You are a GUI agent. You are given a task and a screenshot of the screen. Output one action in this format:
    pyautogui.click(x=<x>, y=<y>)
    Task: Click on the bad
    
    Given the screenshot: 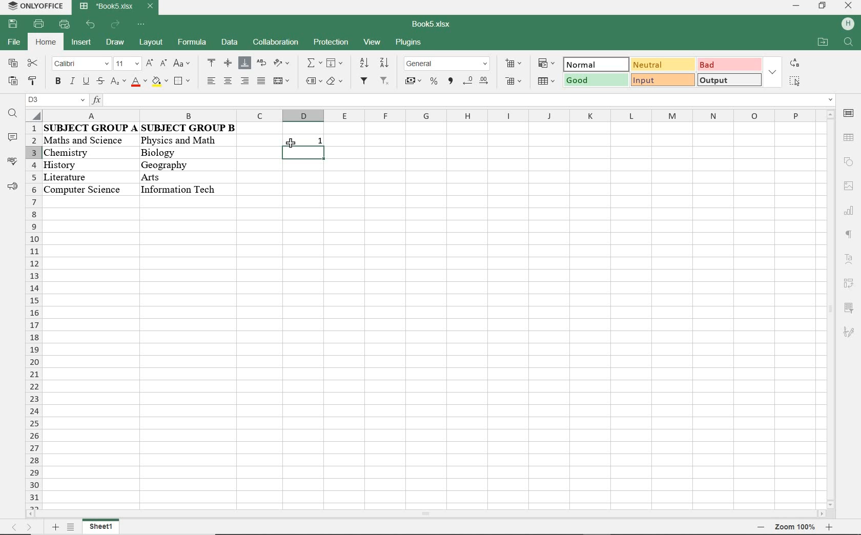 What is the action you would take?
    pyautogui.click(x=729, y=64)
    